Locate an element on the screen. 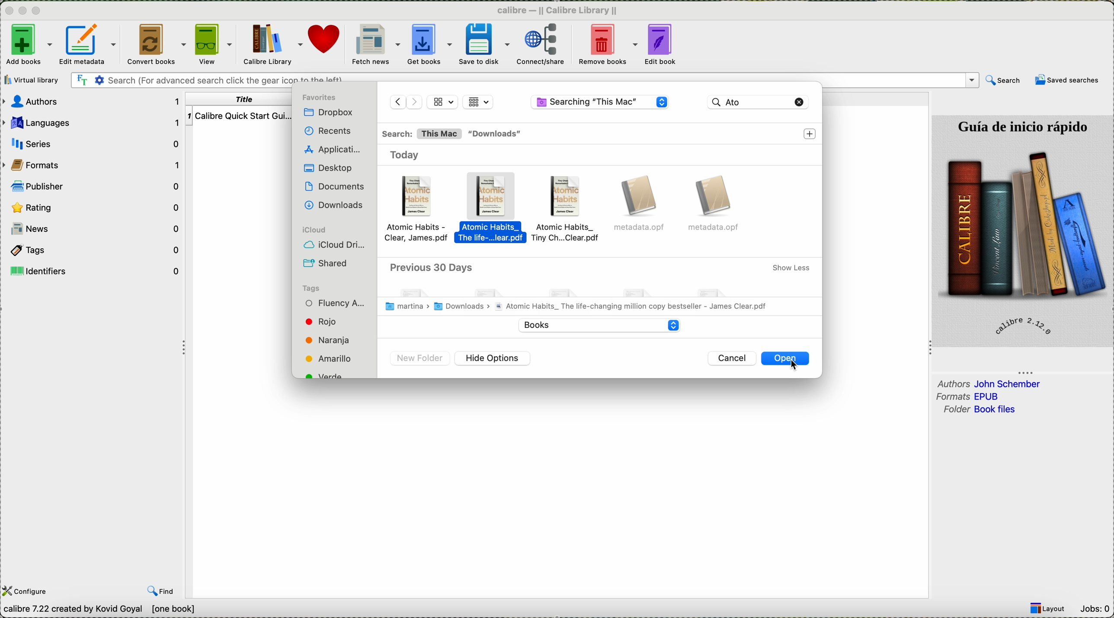  disable open button is located at coordinates (784, 359).